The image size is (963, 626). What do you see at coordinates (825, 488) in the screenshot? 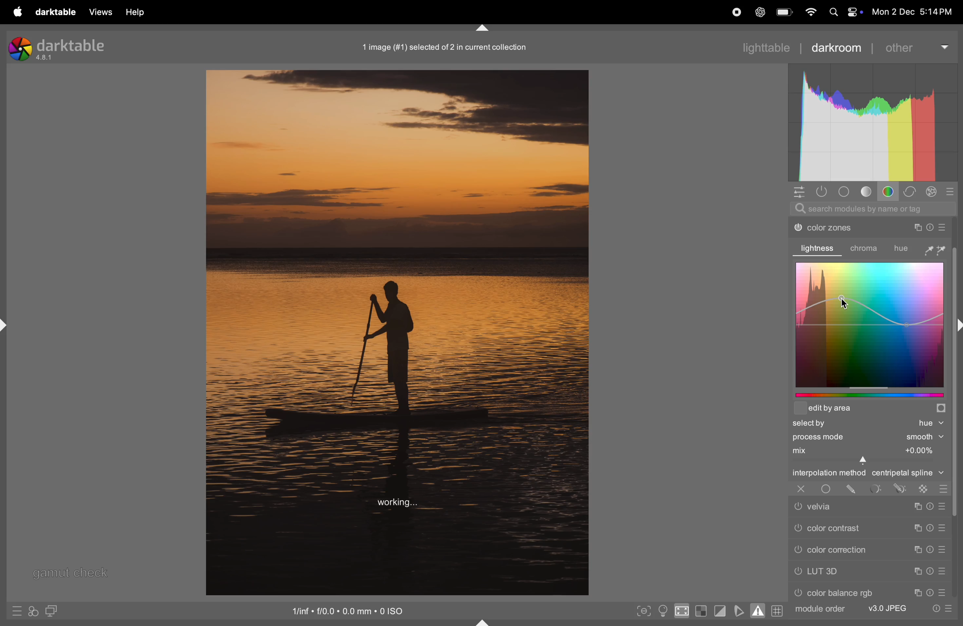
I see `` at bounding box center [825, 488].